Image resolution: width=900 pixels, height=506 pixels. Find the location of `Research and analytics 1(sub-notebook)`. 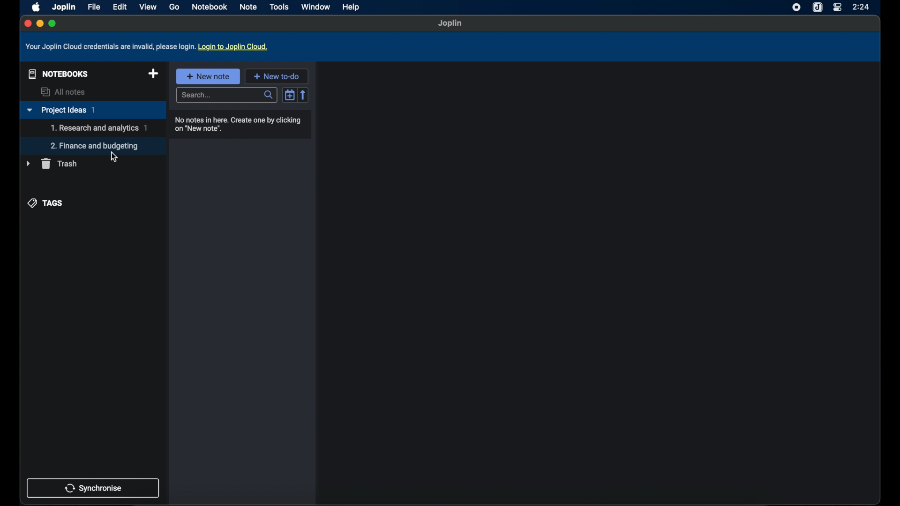

Research and analytics 1(sub-notebook) is located at coordinates (99, 128).